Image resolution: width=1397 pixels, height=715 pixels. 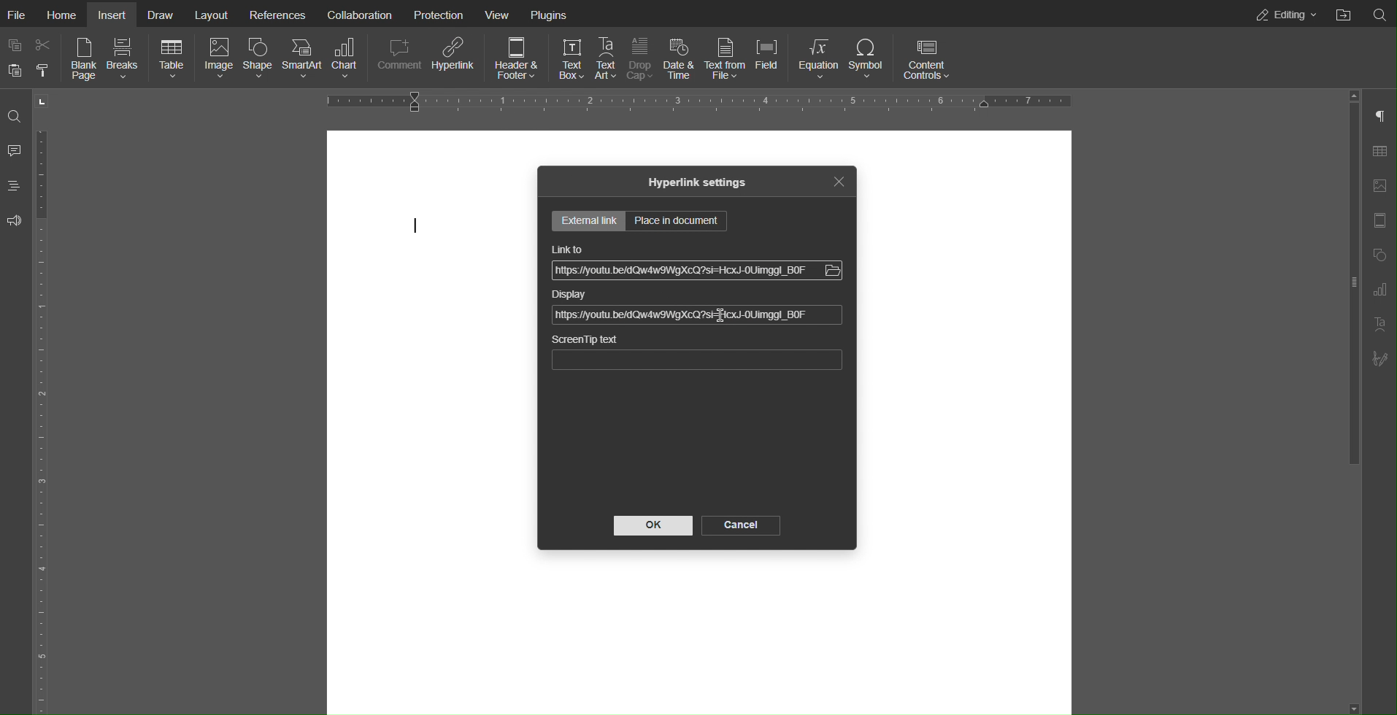 I want to click on Insert, so click(x=113, y=15).